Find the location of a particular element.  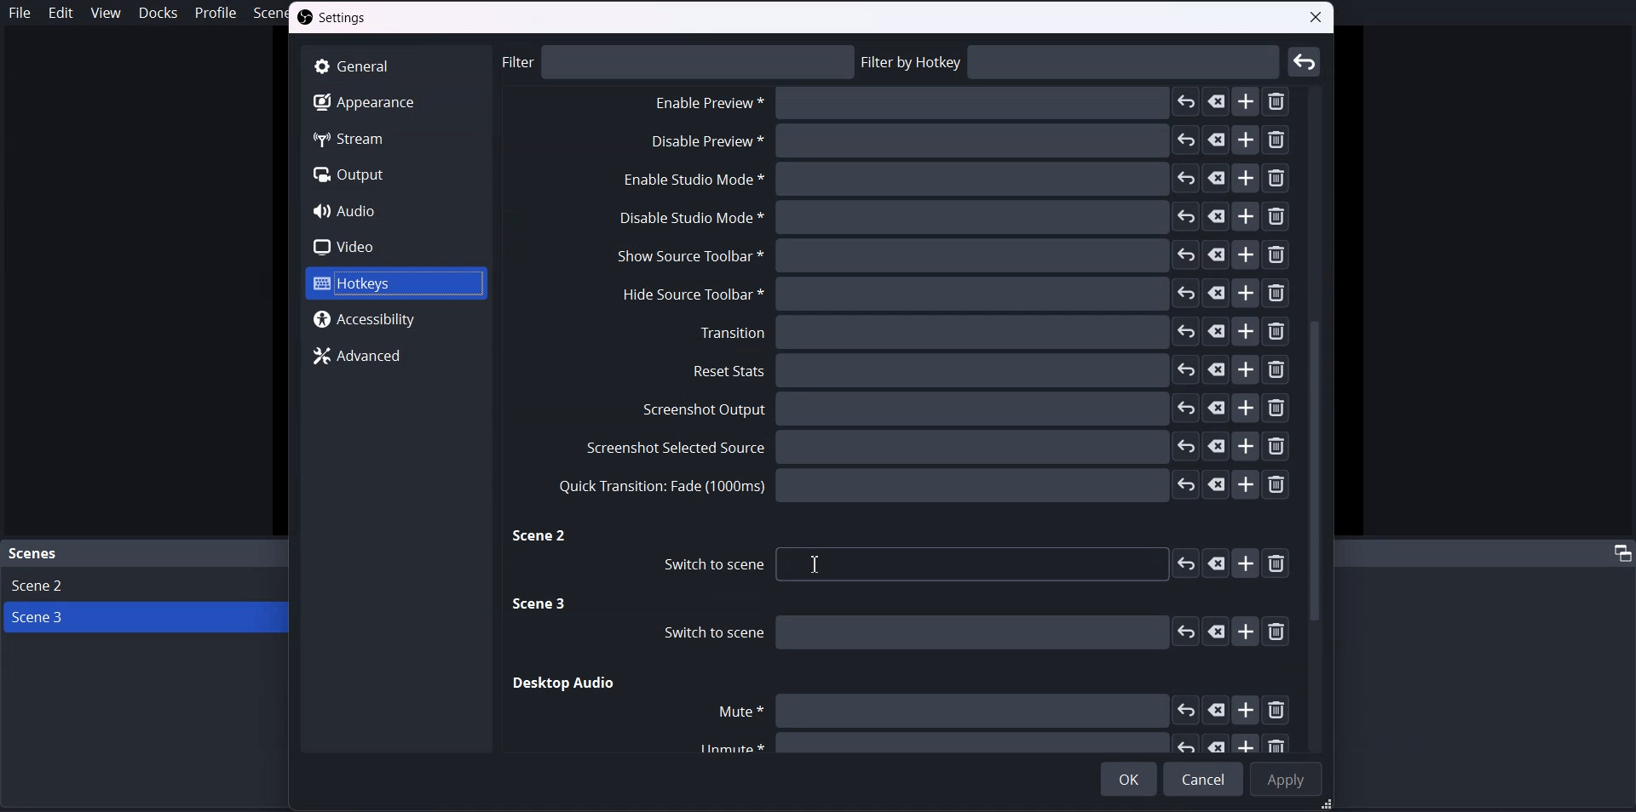

Screenshot output is located at coordinates (967, 409).